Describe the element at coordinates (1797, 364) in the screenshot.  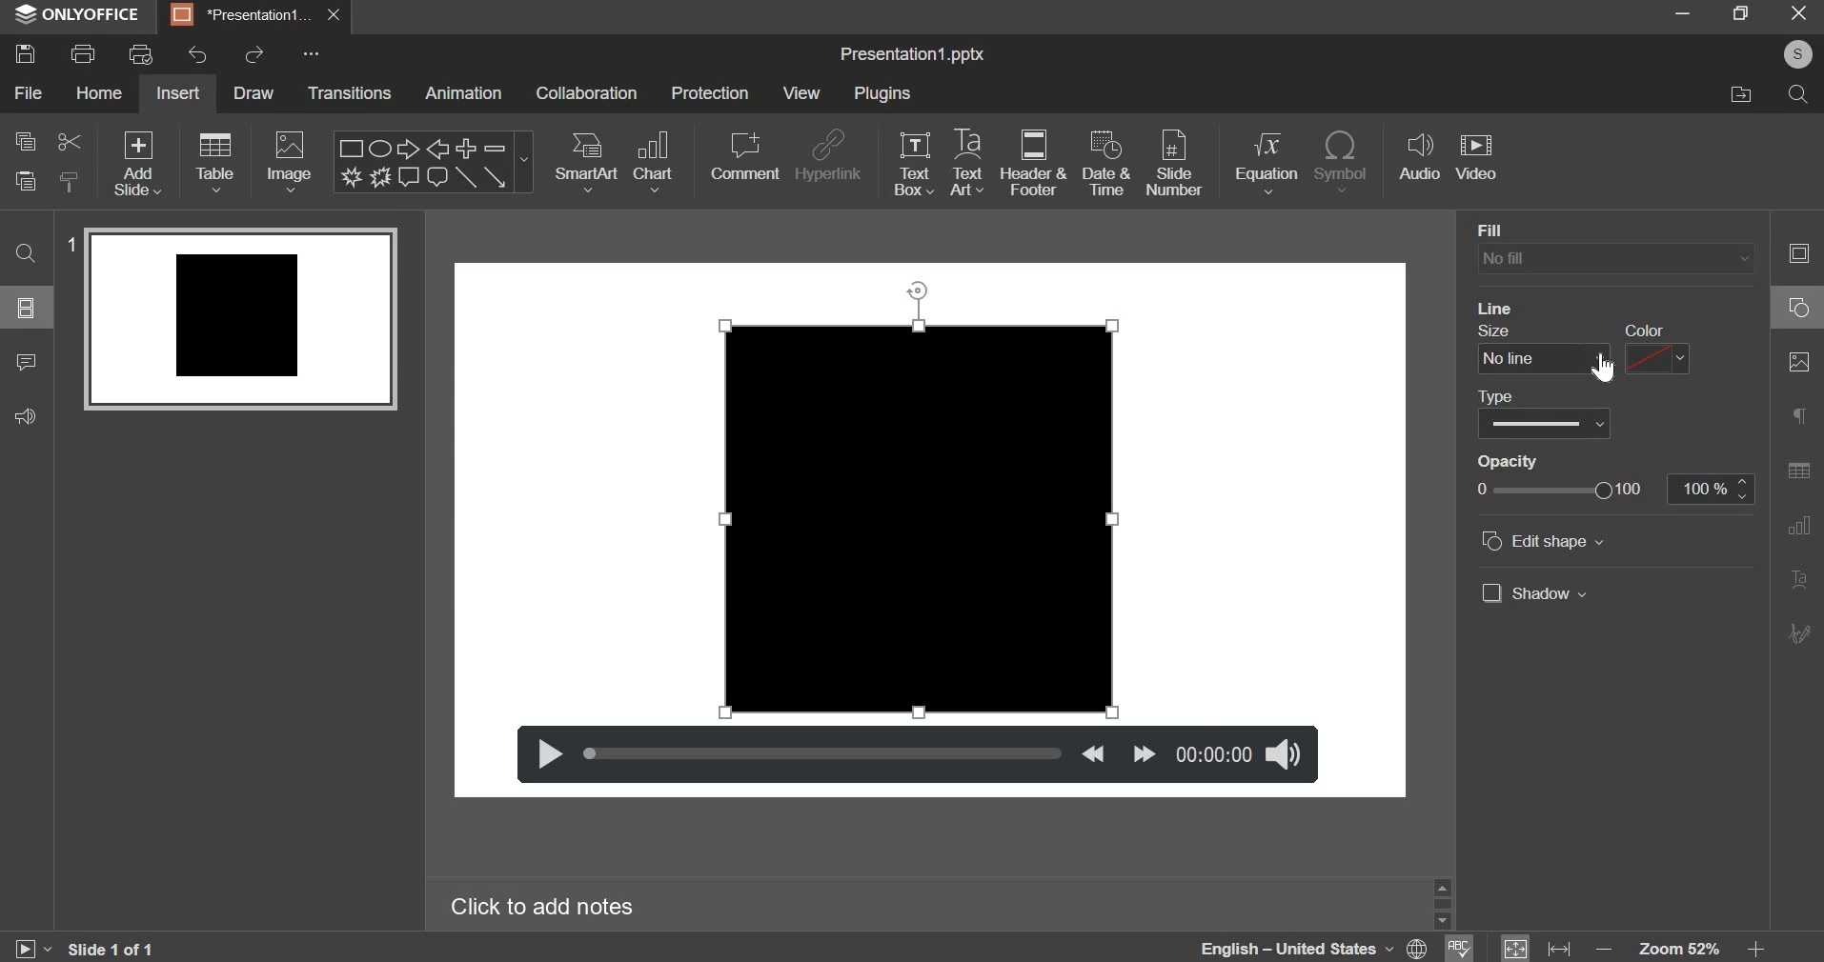
I see `Photos` at that location.